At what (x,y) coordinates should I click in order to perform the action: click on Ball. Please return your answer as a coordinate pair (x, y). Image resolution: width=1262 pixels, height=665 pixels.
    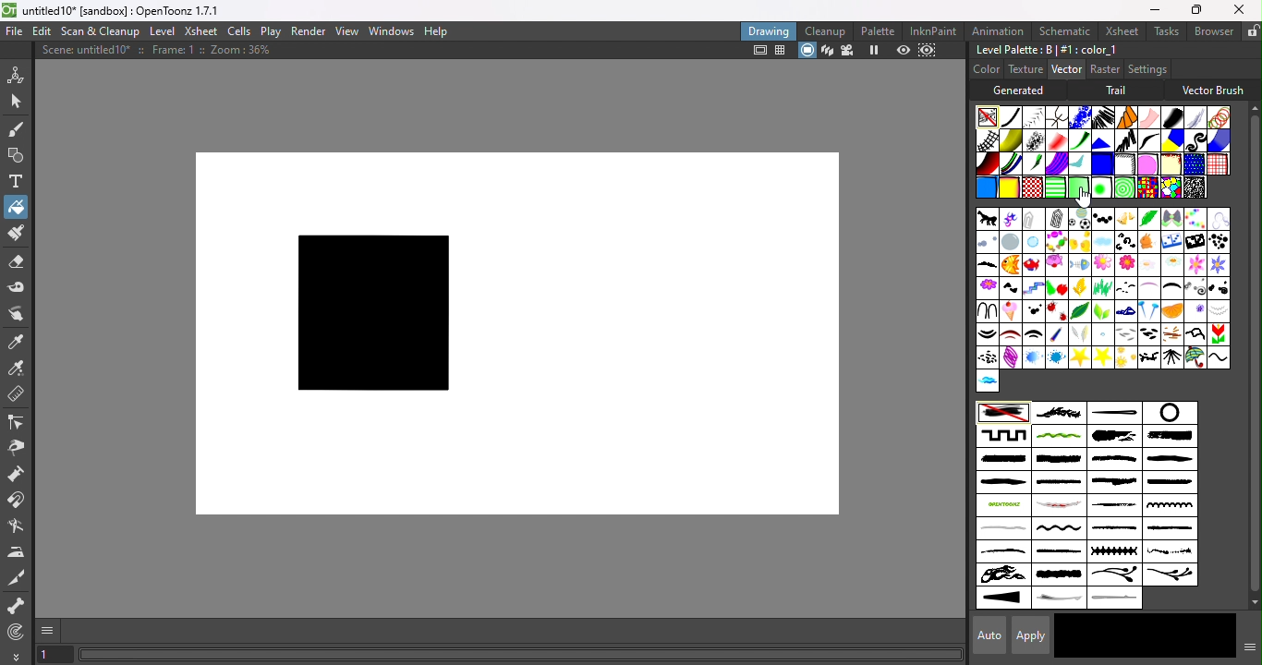
    Looking at the image, I should click on (1100, 219).